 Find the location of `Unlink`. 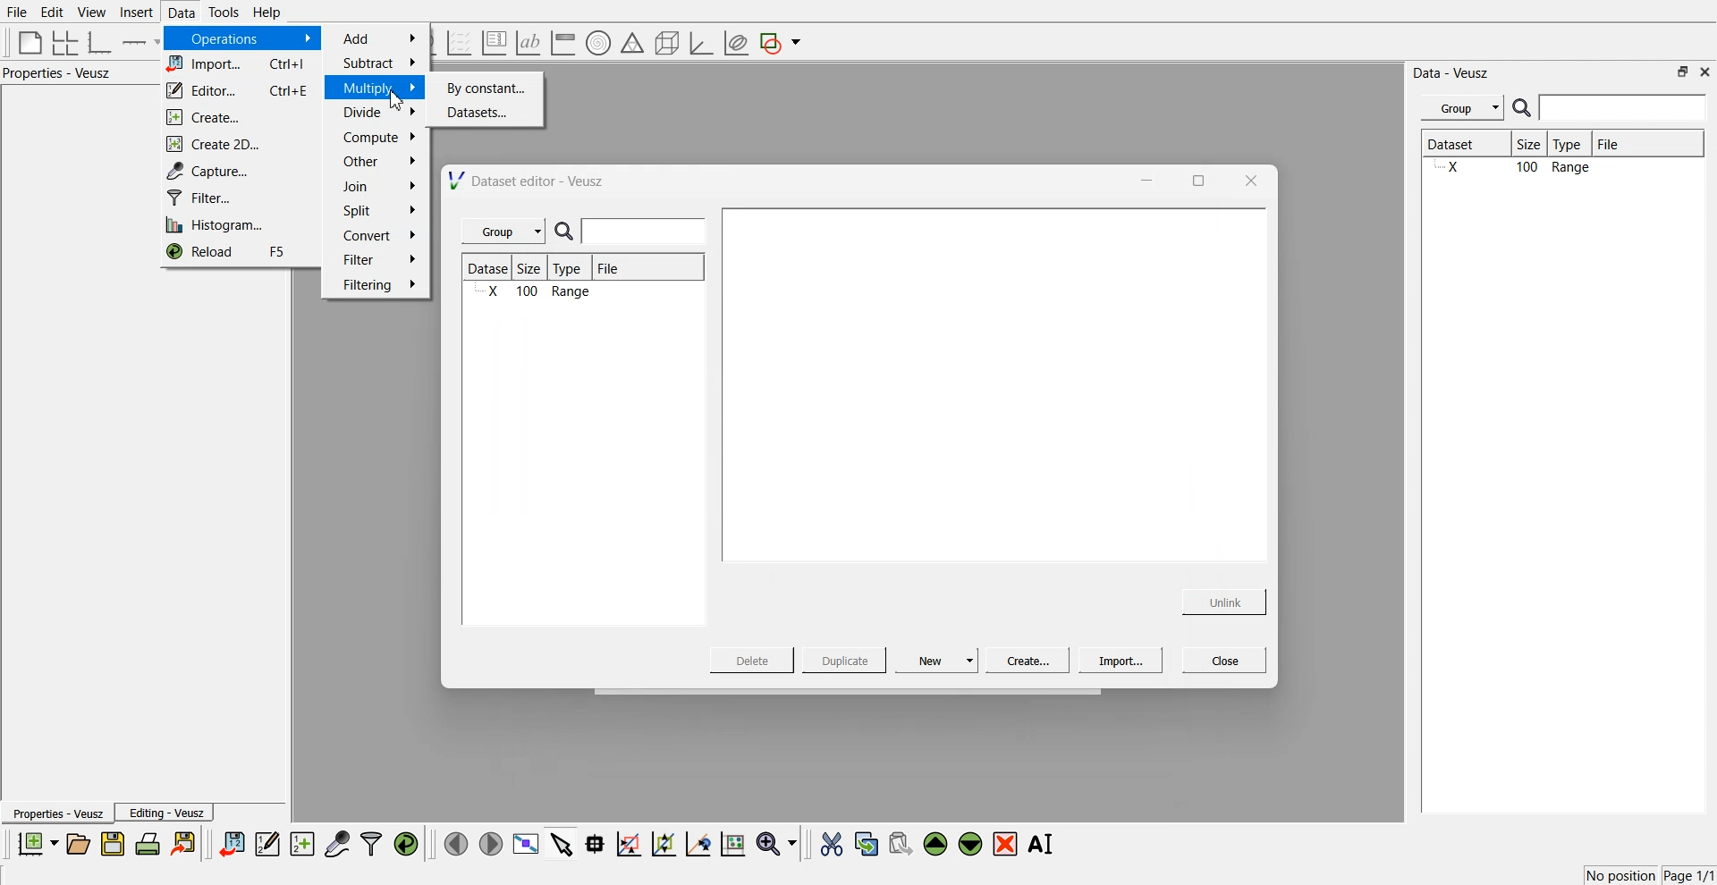

Unlink is located at coordinates (1225, 600).